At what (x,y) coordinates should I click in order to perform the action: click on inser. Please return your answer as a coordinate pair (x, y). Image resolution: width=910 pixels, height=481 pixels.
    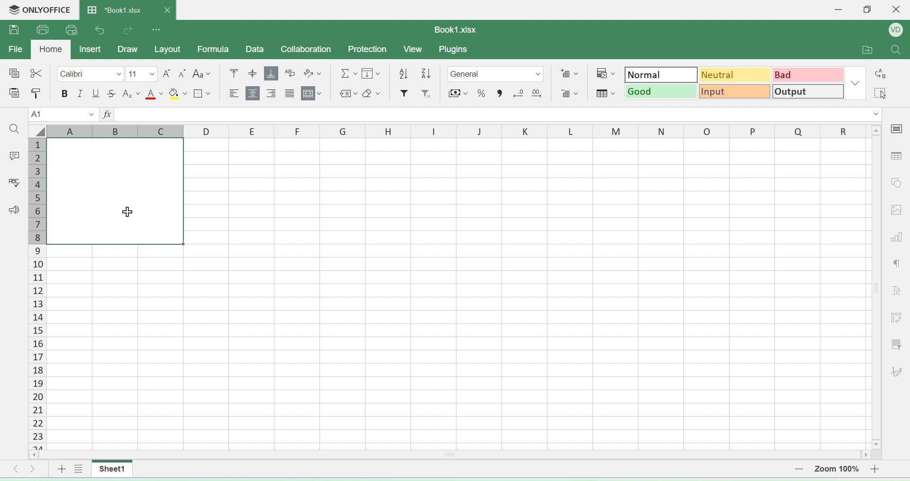
    Looking at the image, I should click on (91, 48).